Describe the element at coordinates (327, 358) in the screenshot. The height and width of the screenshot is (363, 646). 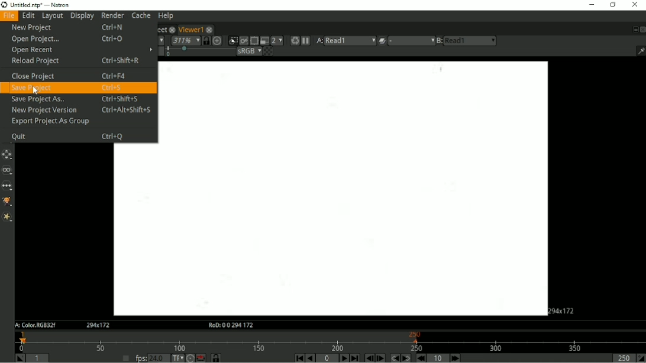
I see `Current frame` at that location.